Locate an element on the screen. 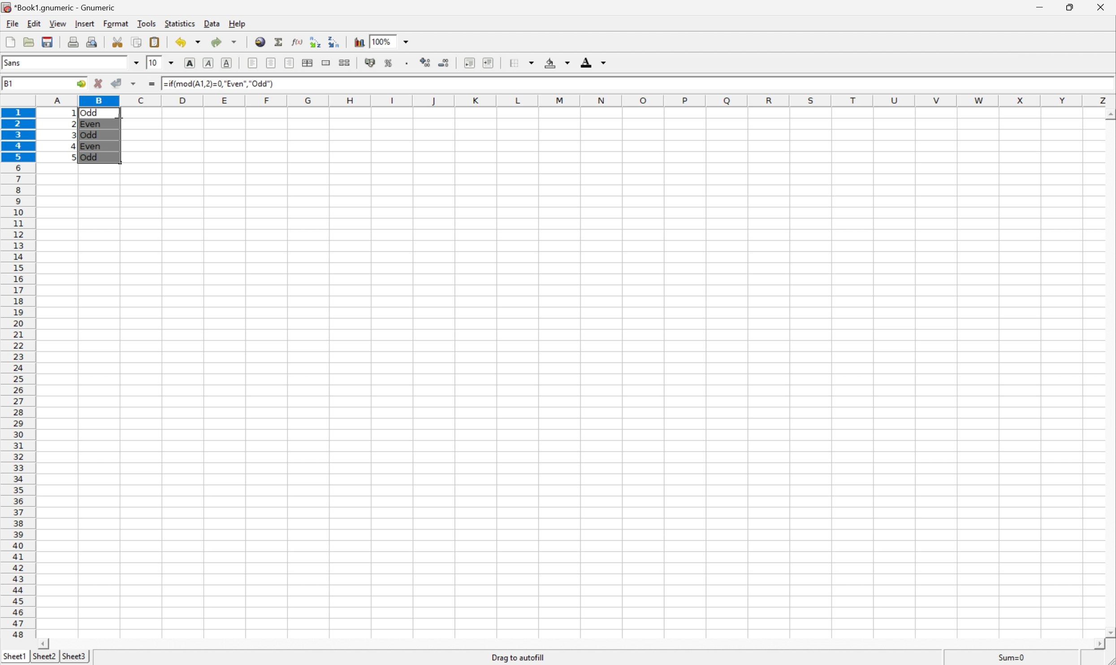 The width and height of the screenshot is (1116, 665). Sheet2 is located at coordinates (45, 657).